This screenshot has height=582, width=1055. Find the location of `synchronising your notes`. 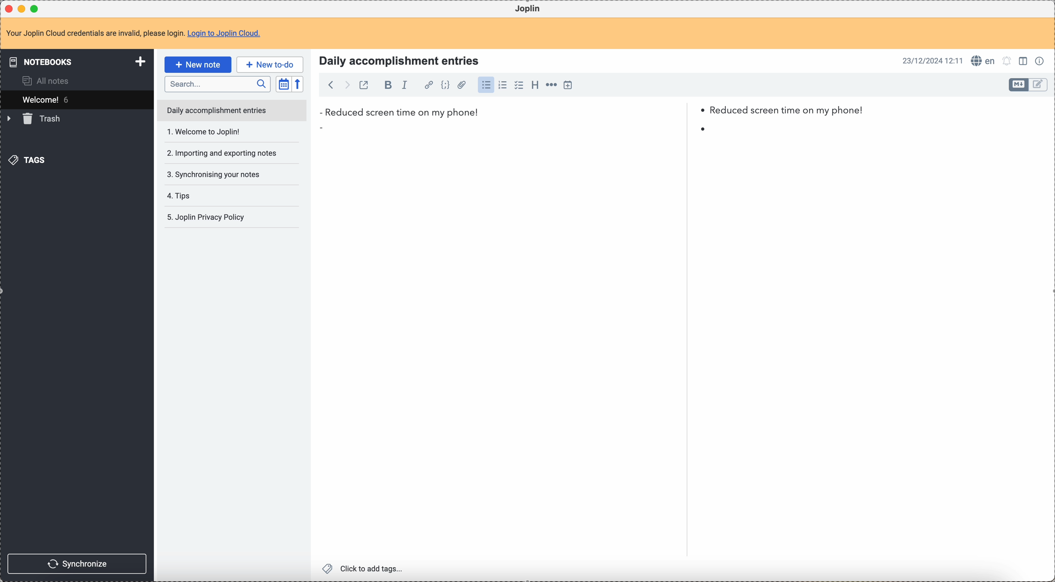

synchronising your notes is located at coordinates (217, 153).